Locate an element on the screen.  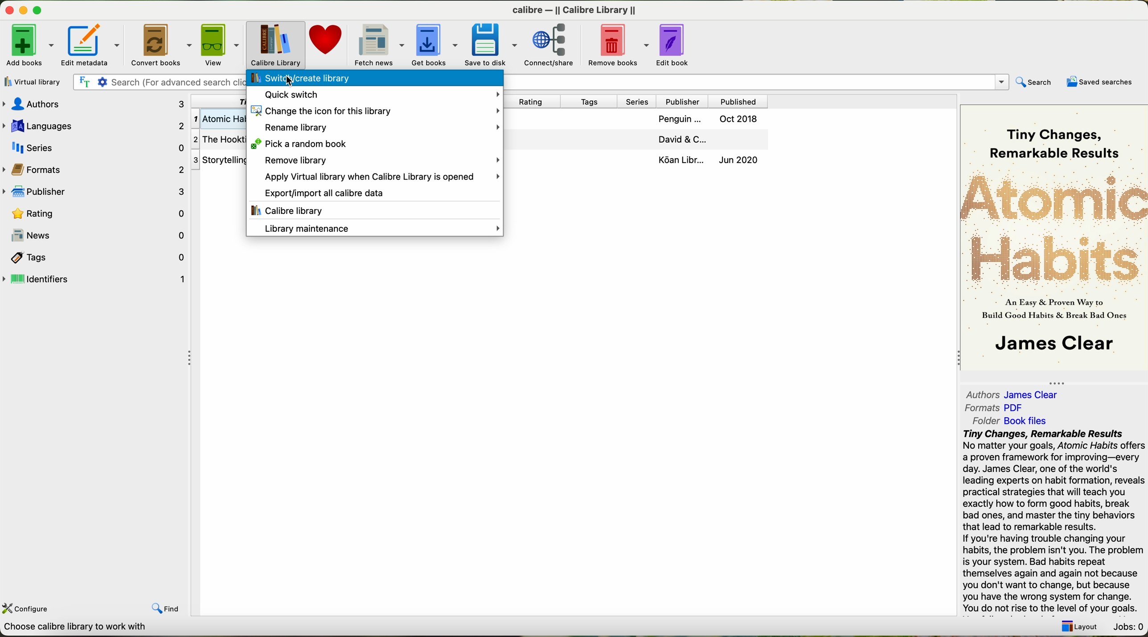
folder is located at coordinates (984, 421).